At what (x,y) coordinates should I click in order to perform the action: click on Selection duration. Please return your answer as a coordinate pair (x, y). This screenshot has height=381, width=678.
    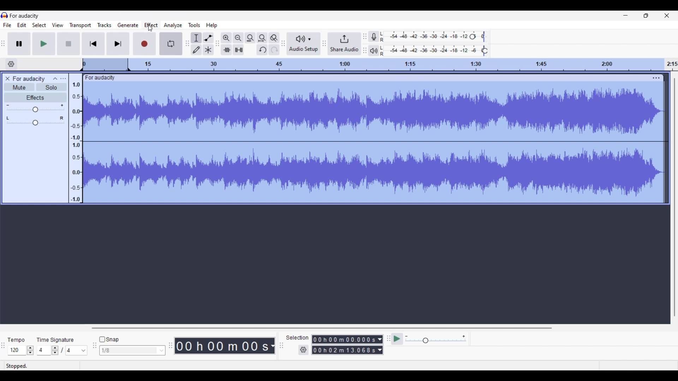
    Looking at the image, I should click on (344, 345).